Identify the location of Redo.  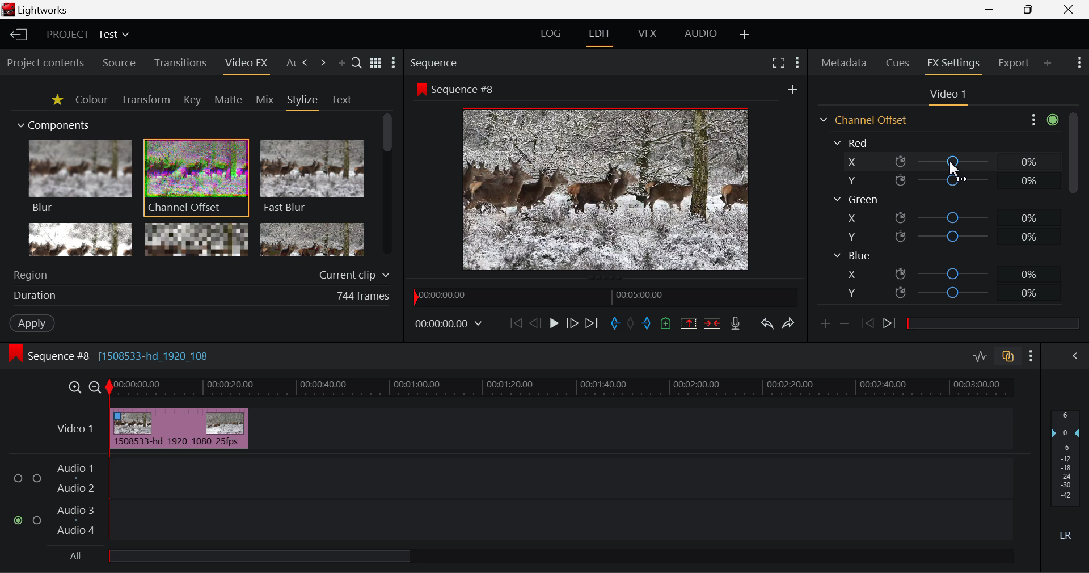
(789, 326).